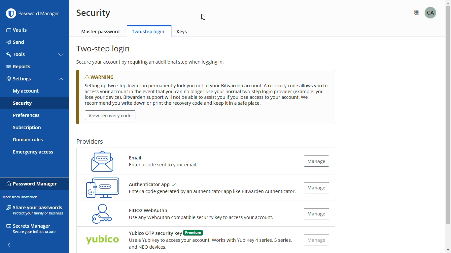  I want to click on two-factor authentication enabled, so click(103, 187).